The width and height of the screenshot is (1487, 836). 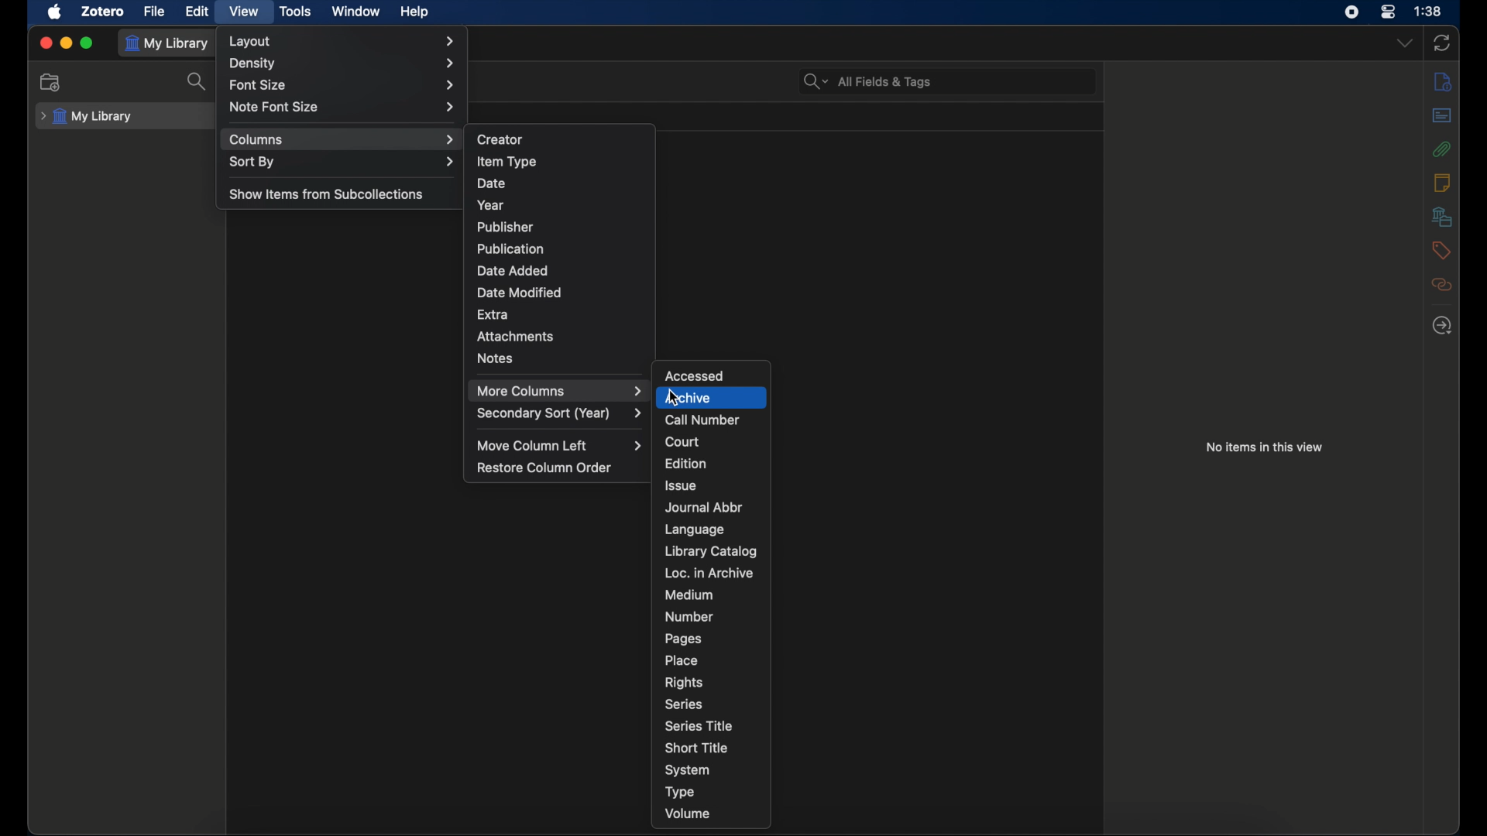 I want to click on help, so click(x=414, y=12).